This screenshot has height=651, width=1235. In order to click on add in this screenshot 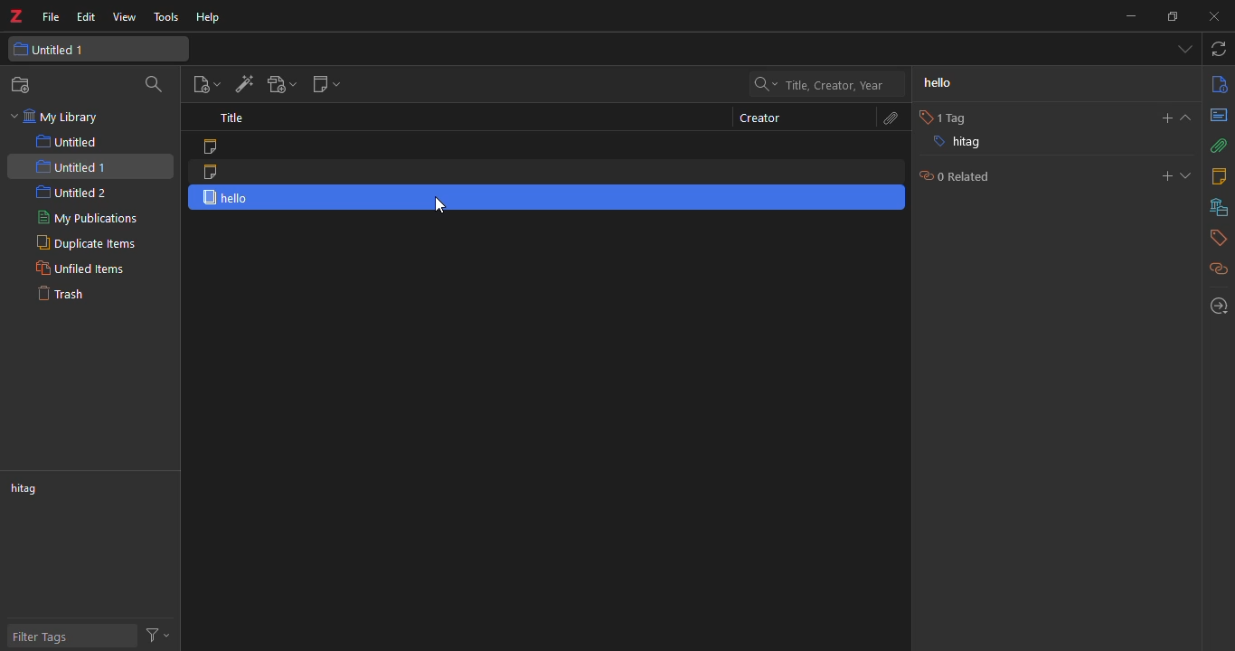, I will do `click(1161, 118)`.